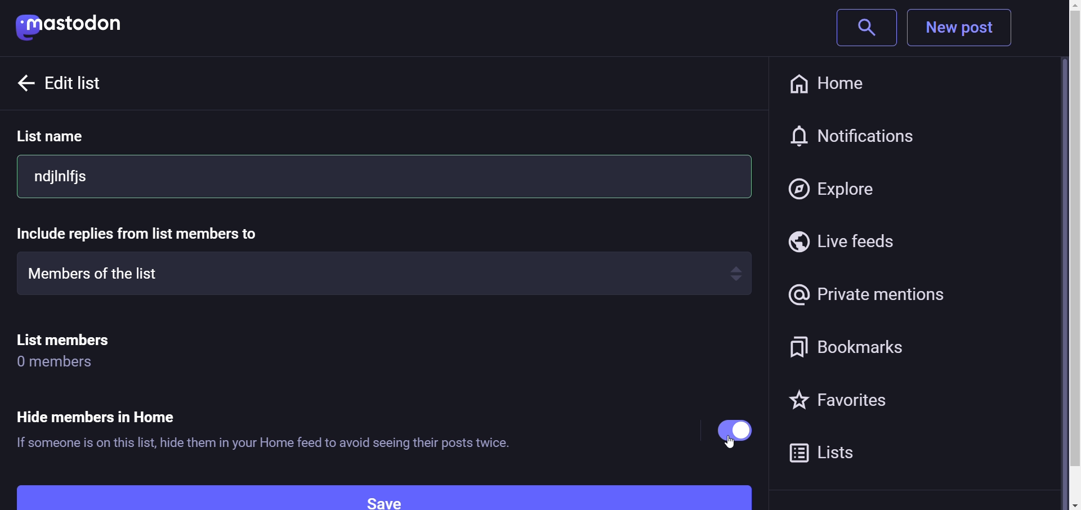 This screenshot has height=510, width=1081. What do you see at coordinates (104, 410) in the screenshot?
I see `Hide member in Home` at bounding box center [104, 410].